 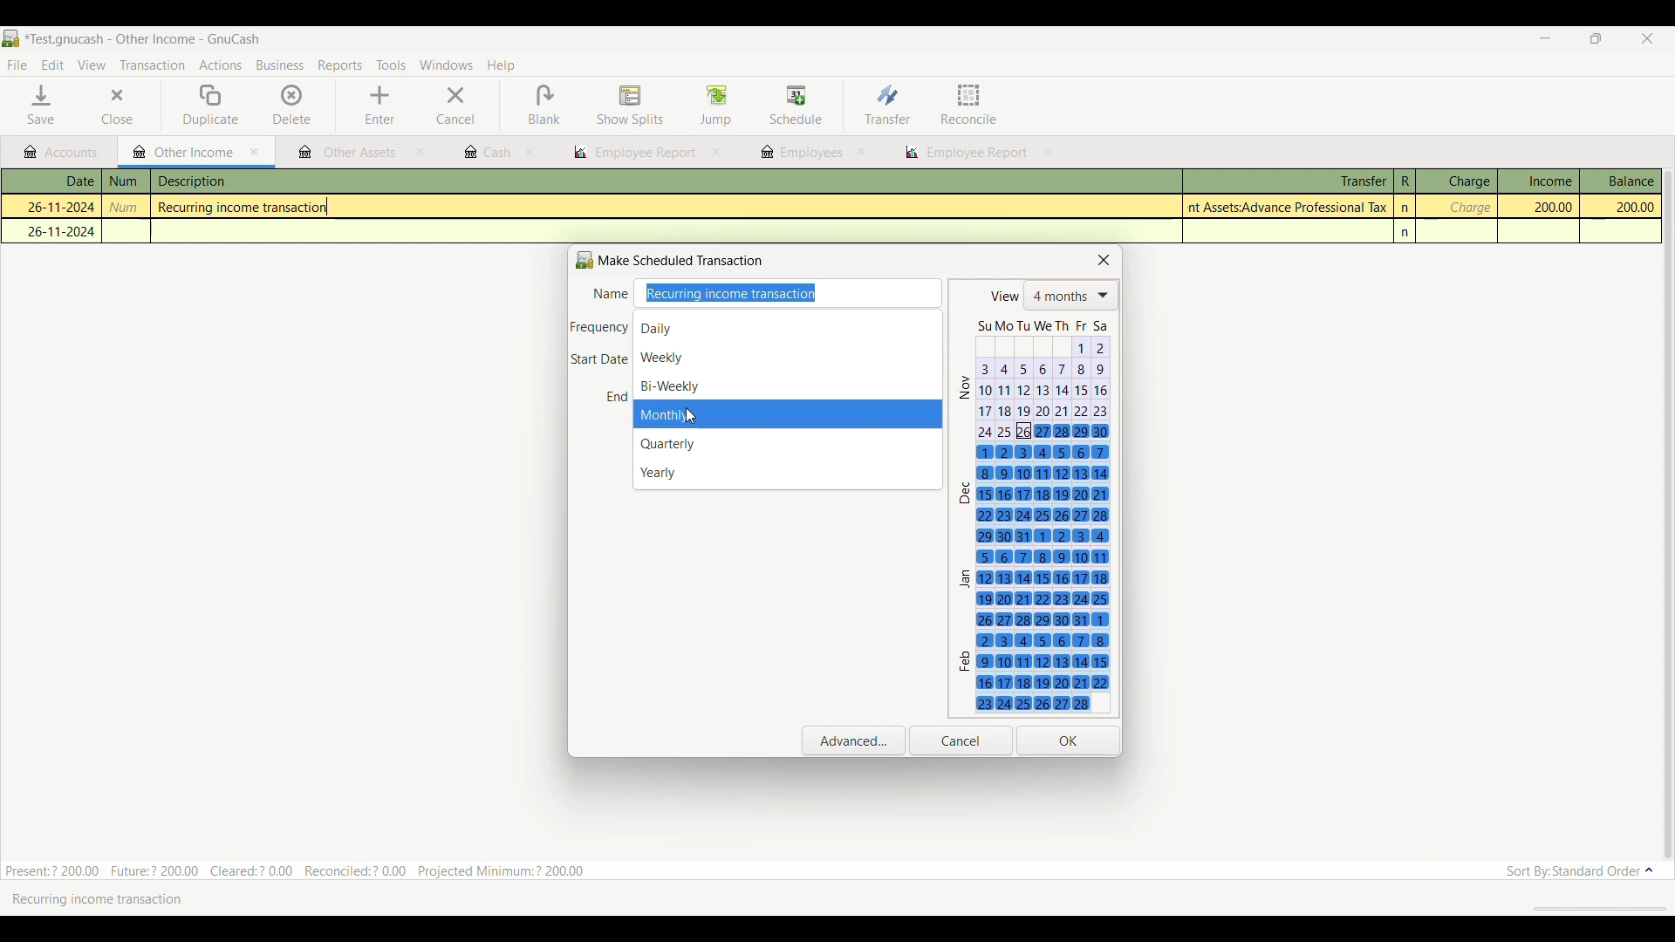 I want to click on charge, so click(x=1468, y=208).